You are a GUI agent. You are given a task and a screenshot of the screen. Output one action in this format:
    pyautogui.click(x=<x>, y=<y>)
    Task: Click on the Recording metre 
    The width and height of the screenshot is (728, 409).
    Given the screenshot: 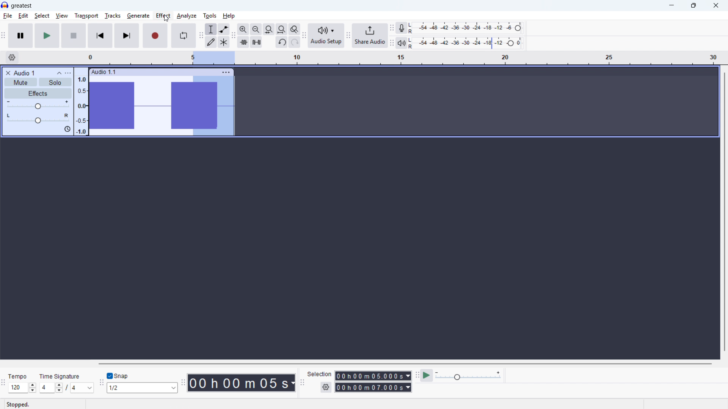 What is the action you would take?
    pyautogui.click(x=401, y=28)
    